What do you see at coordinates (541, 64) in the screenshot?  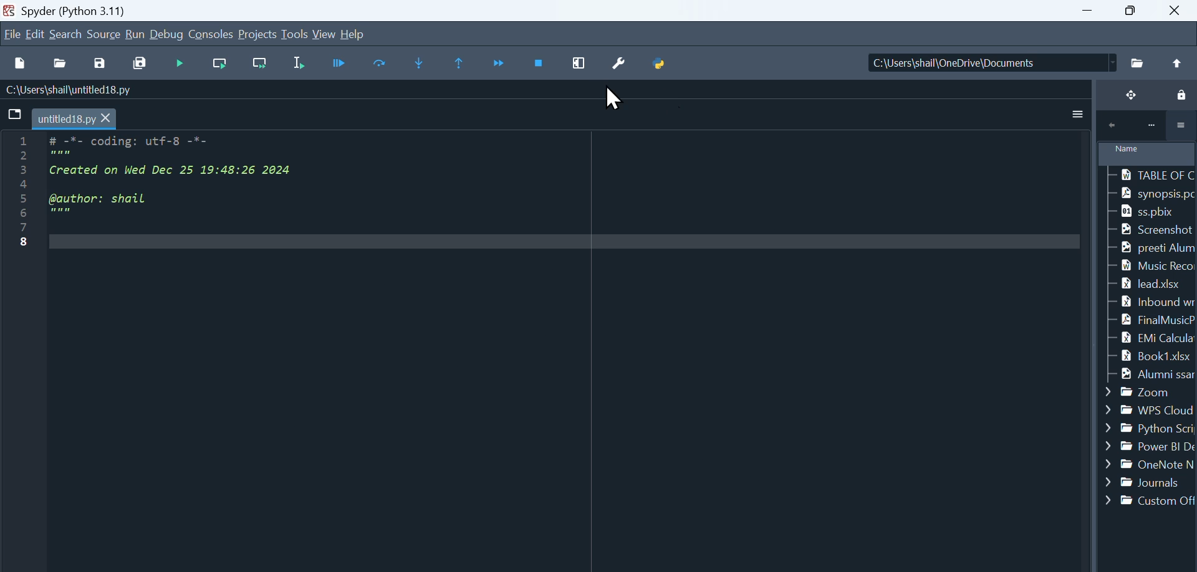 I see `Stop debugging` at bounding box center [541, 64].